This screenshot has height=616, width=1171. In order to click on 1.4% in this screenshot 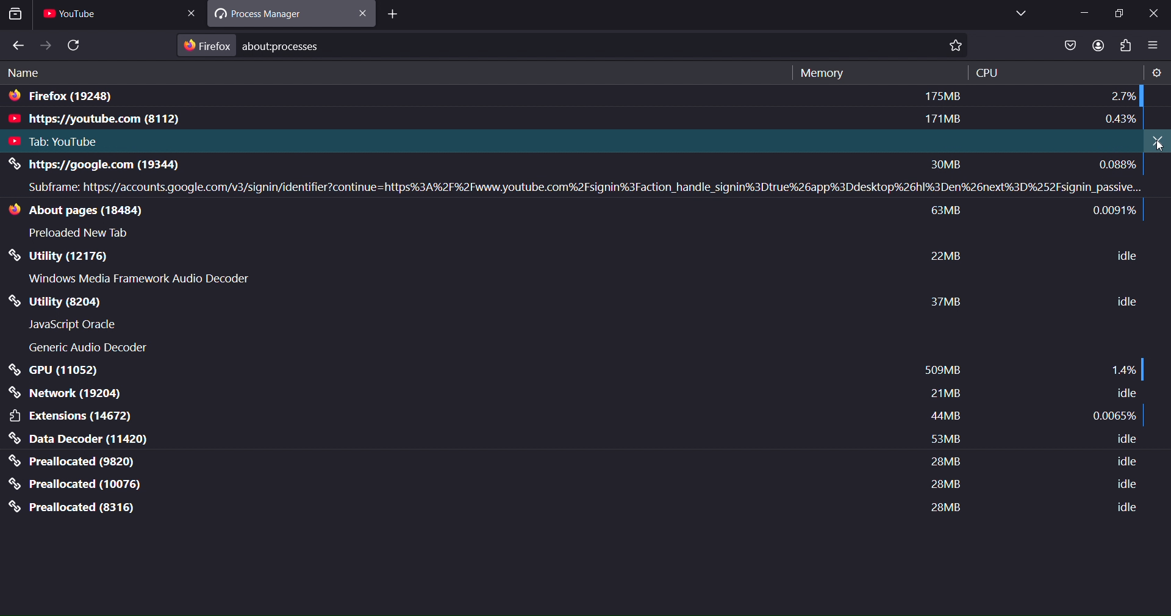, I will do `click(1124, 371)`.